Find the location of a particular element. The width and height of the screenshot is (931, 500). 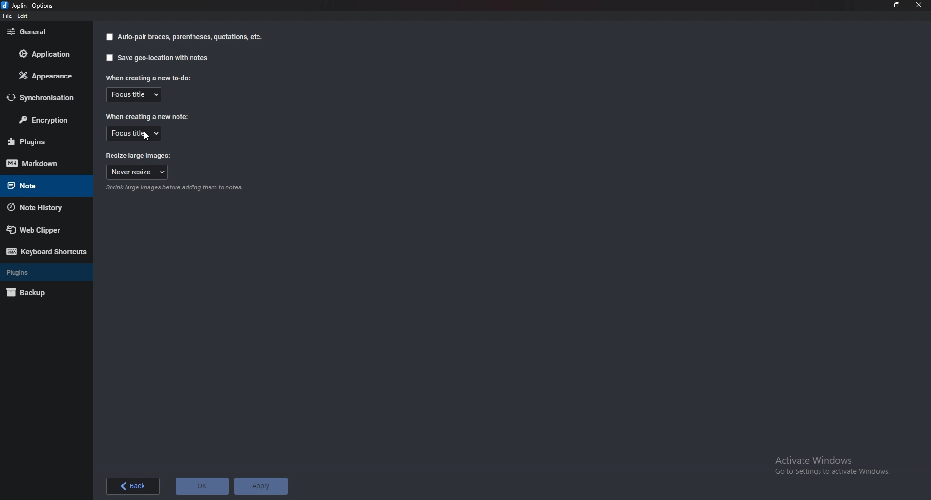

Plugins is located at coordinates (45, 272).